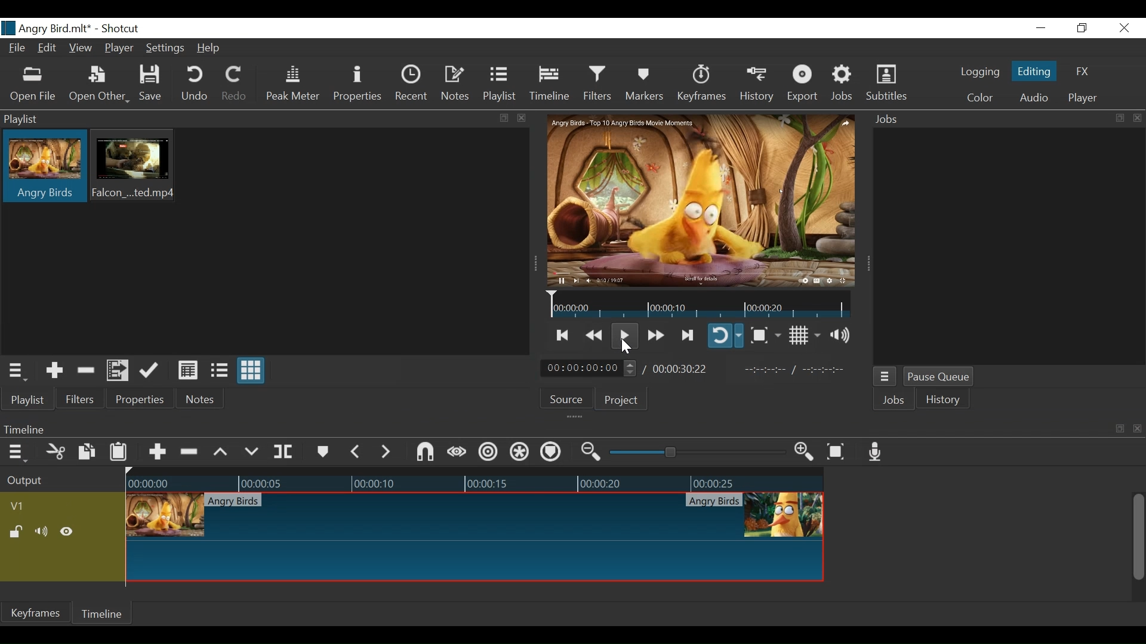 Image resolution: width=1146 pixels, height=644 pixels. What do you see at coordinates (568, 401) in the screenshot?
I see `Source` at bounding box center [568, 401].